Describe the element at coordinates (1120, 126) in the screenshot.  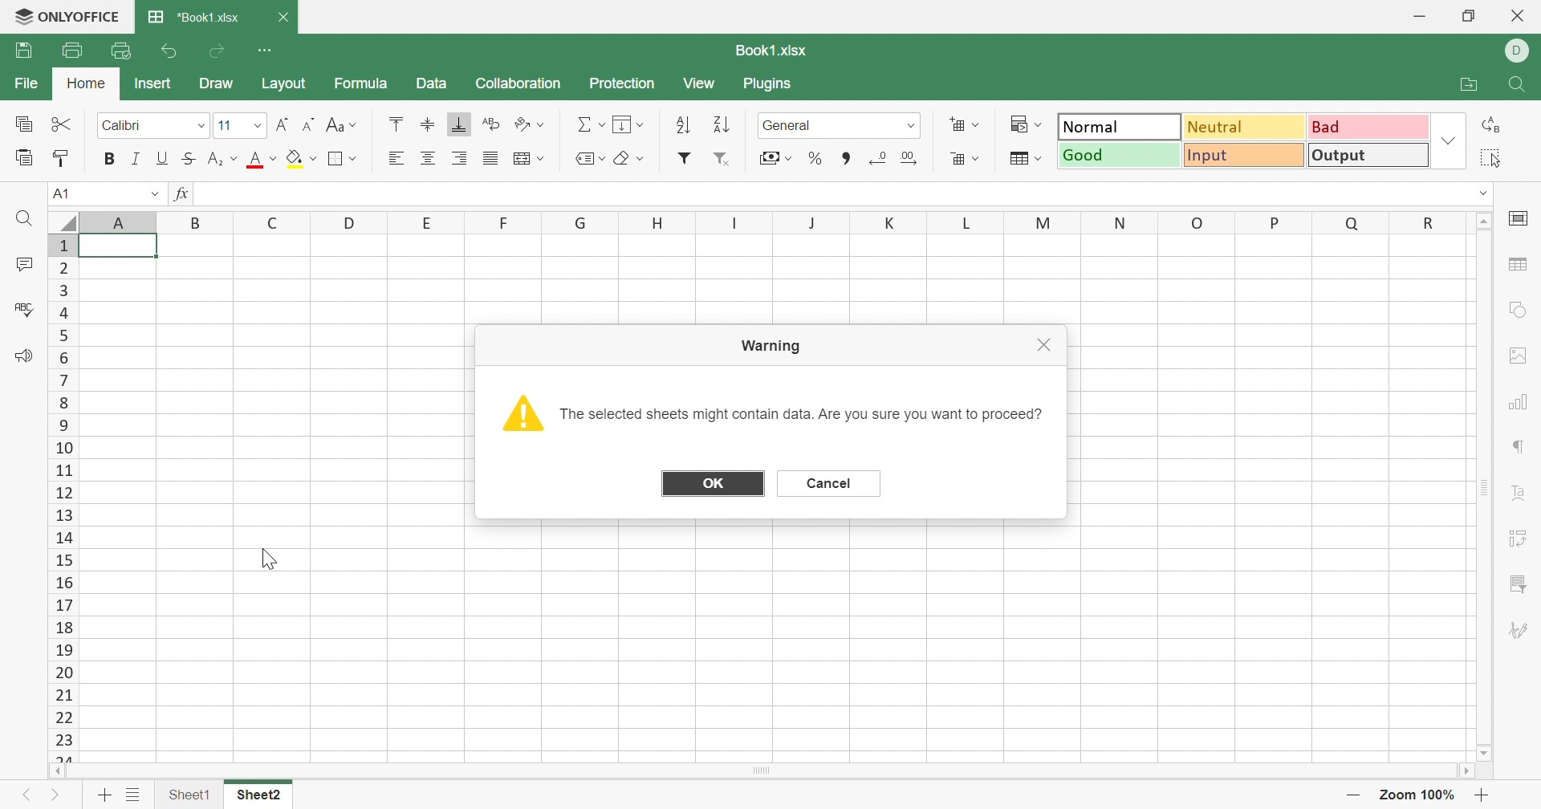
I see `Normal` at that location.